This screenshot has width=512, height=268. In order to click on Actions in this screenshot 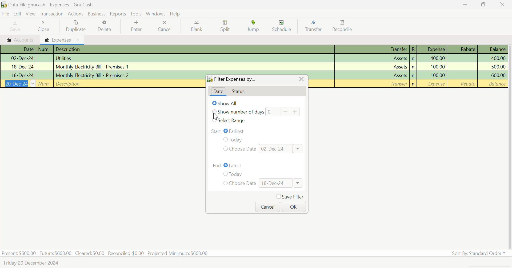, I will do `click(76, 14)`.